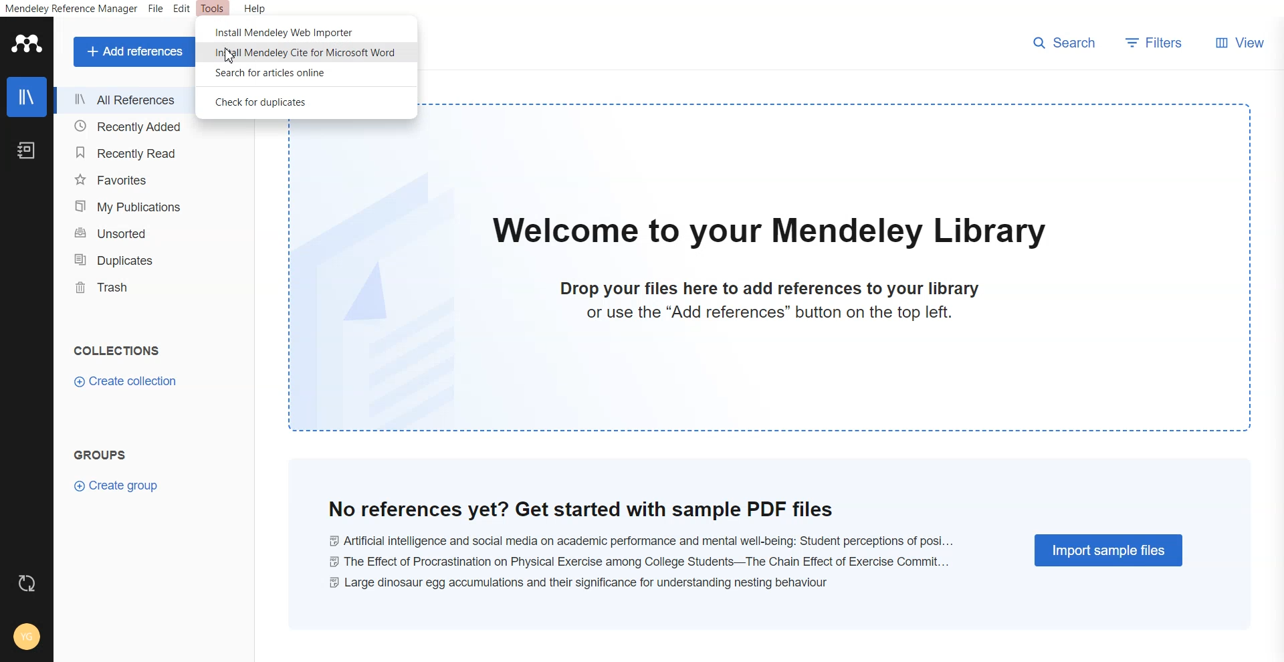  What do you see at coordinates (305, 75) in the screenshot?
I see `Search for article online` at bounding box center [305, 75].